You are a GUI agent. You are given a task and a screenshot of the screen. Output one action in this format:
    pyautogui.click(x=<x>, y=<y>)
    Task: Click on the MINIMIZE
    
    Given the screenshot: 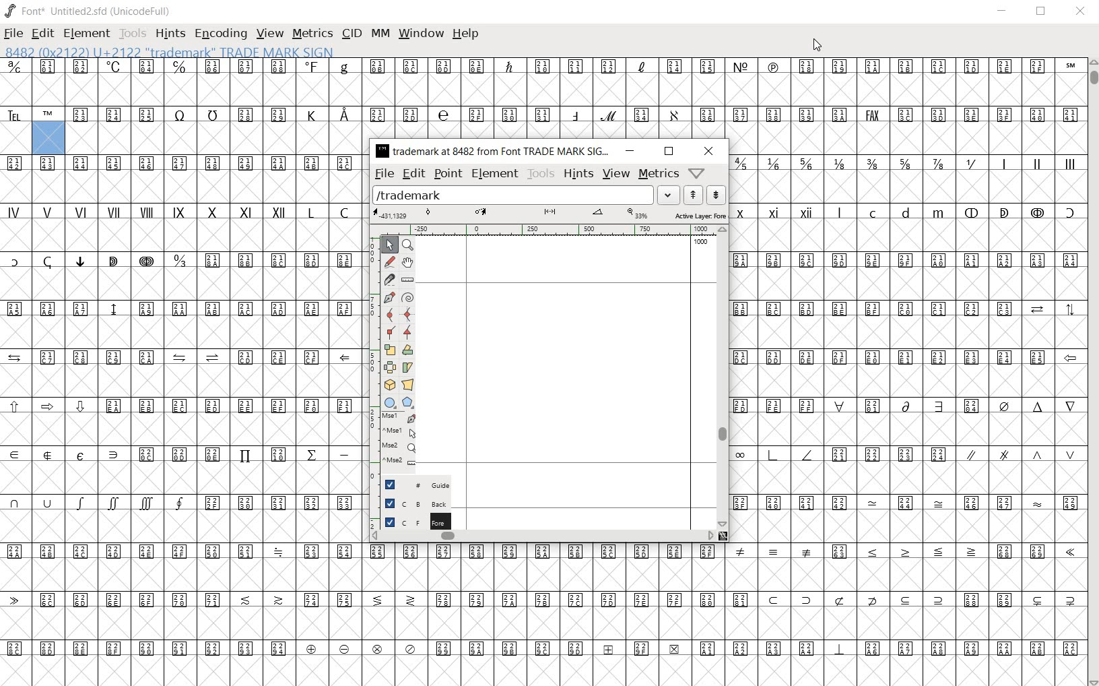 What is the action you would take?
    pyautogui.click(x=1002, y=10)
    